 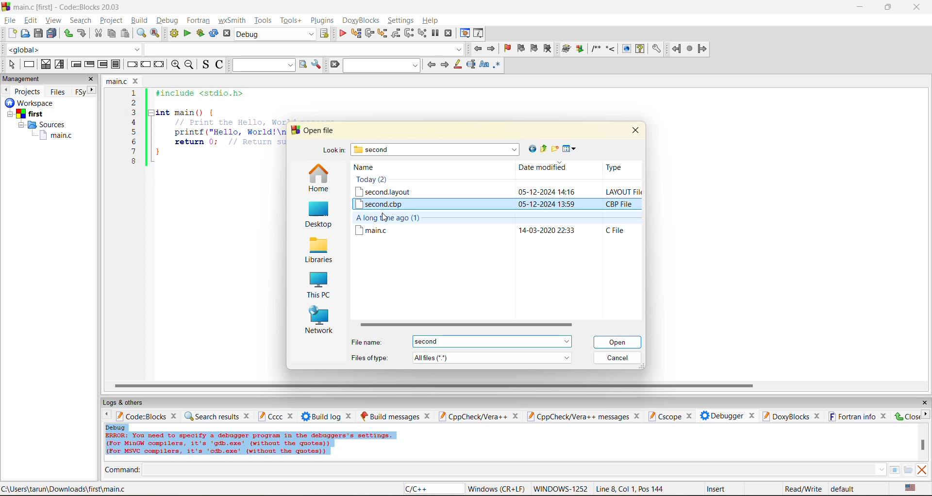 I want to click on 5, so click(x=134, y=132).